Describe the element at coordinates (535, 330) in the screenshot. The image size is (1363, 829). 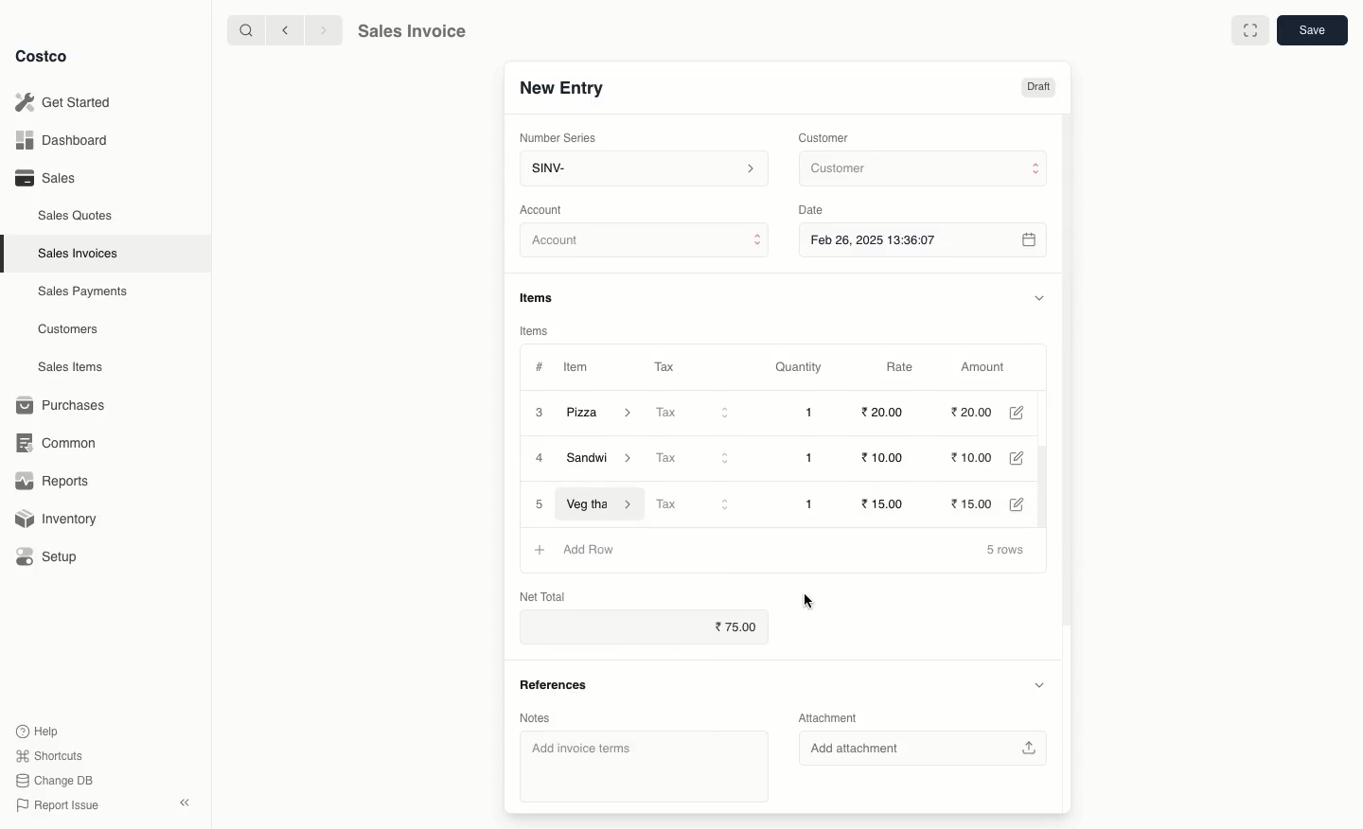
I see `Items` at that location.